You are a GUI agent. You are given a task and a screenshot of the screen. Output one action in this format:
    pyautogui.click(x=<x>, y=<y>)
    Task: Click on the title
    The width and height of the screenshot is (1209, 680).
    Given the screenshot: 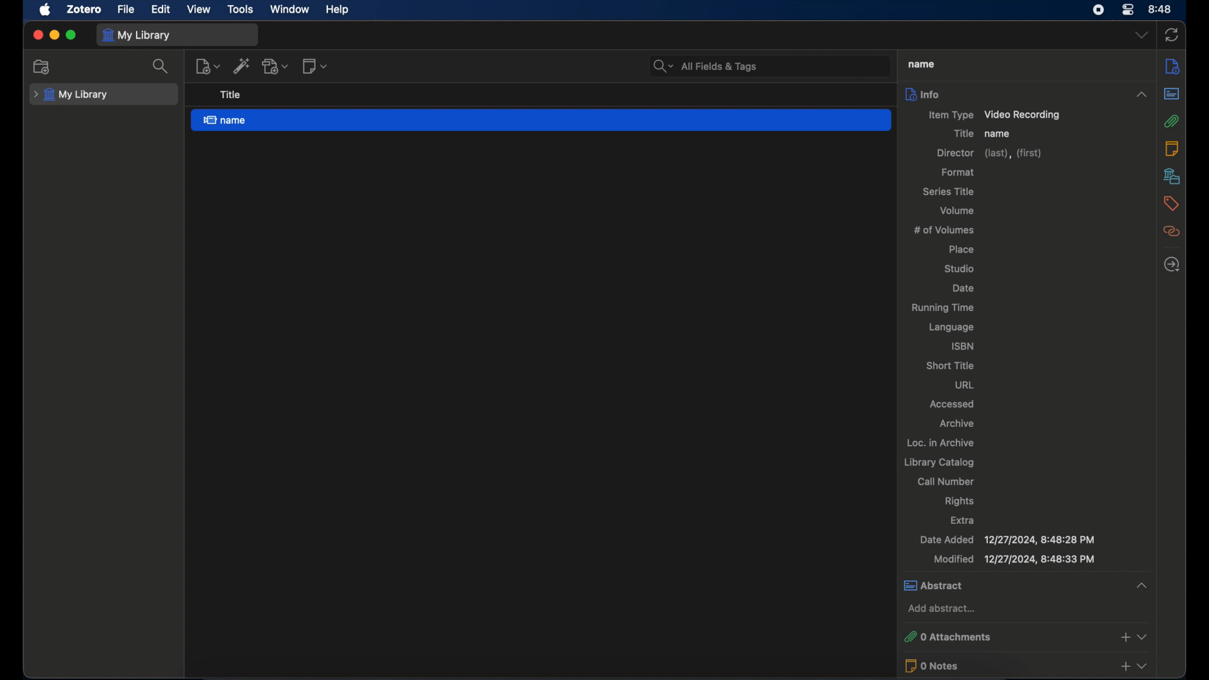 What is the action you would take?
    pyautogui.click(x=230, y=94)
    